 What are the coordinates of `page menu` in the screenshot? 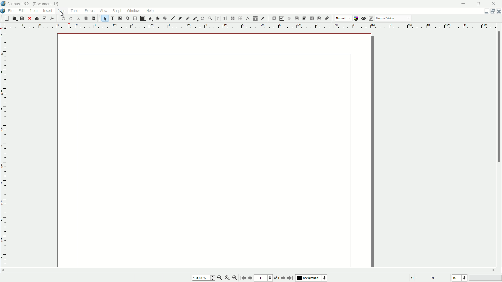 It's located at (61, 10).